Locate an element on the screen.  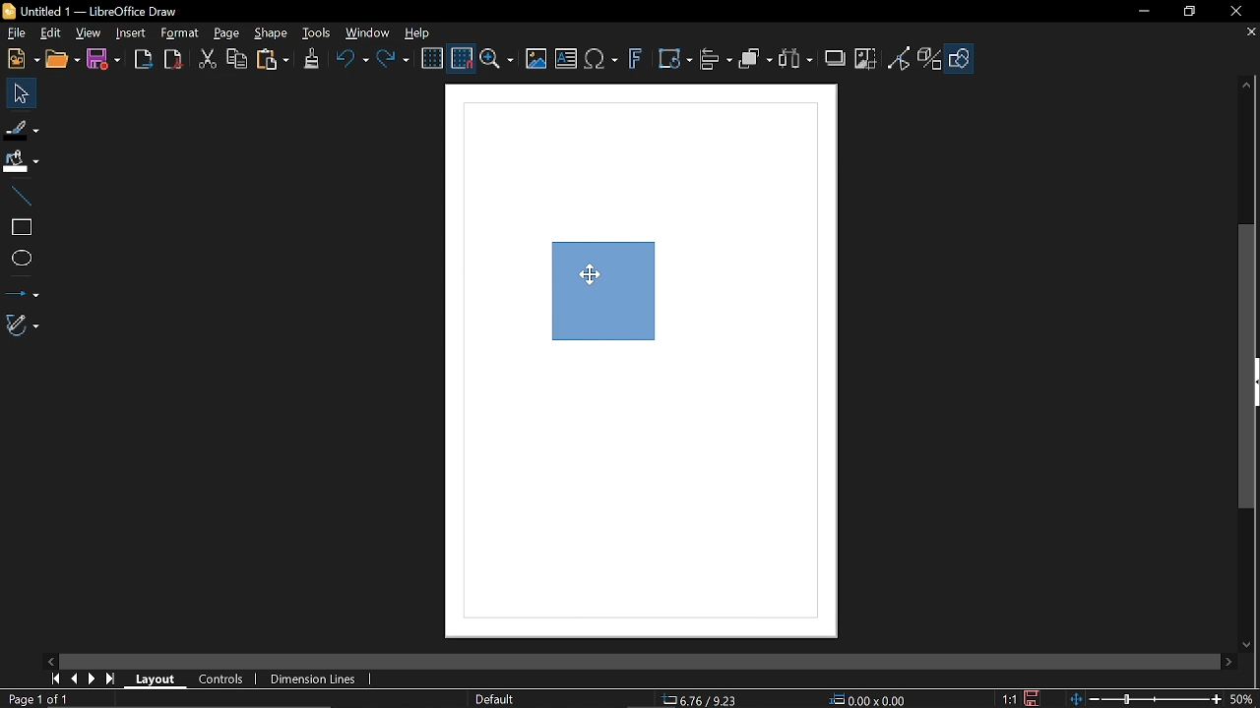
Toggle extrusion is located at coordinates (930, 58).